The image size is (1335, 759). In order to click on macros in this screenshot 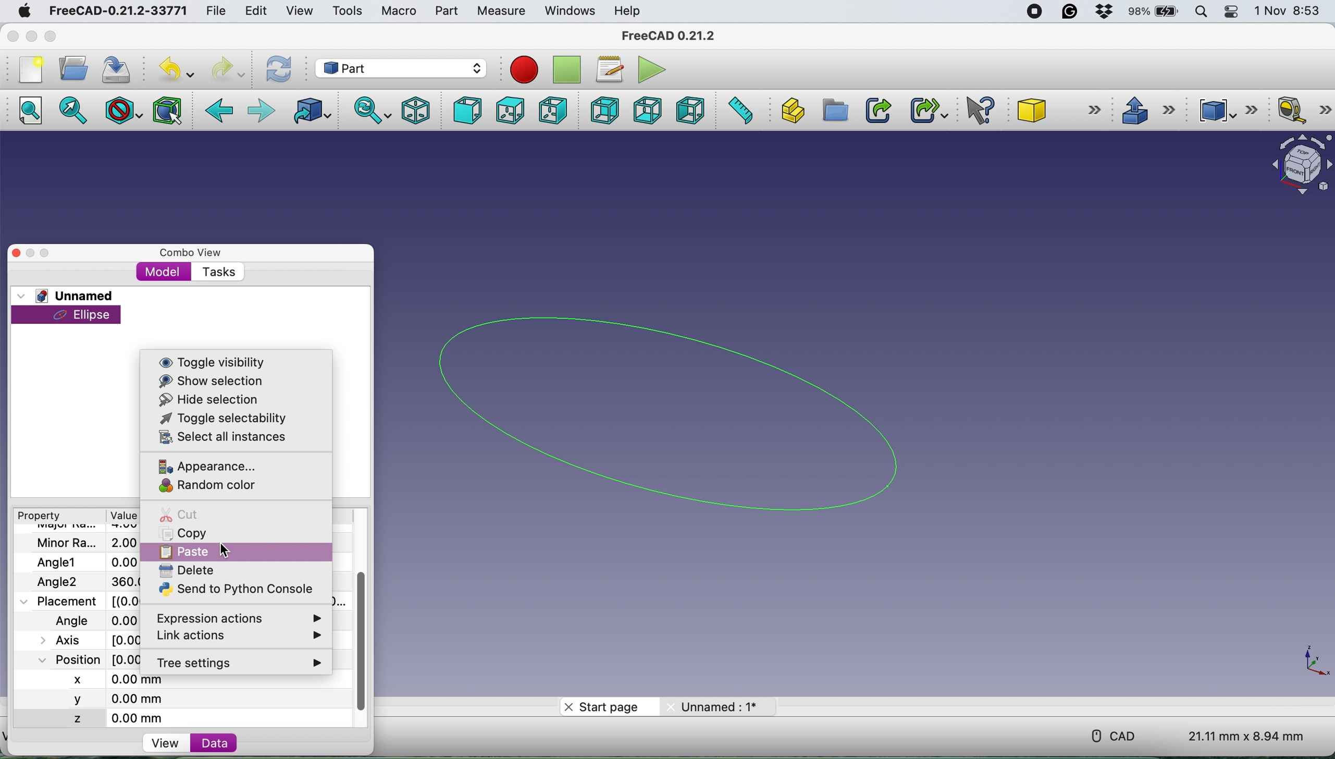, I will do `click(609, 68)`.